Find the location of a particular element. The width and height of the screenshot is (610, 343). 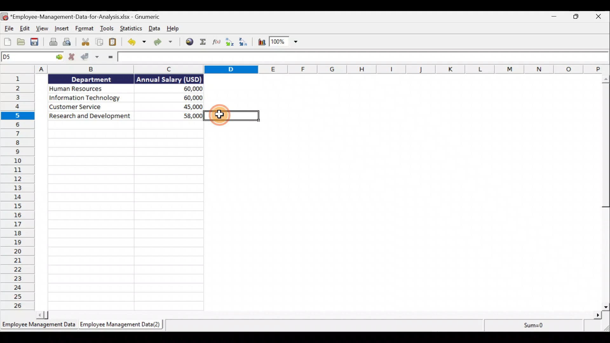

Paste is located at coordinates (113, 42).